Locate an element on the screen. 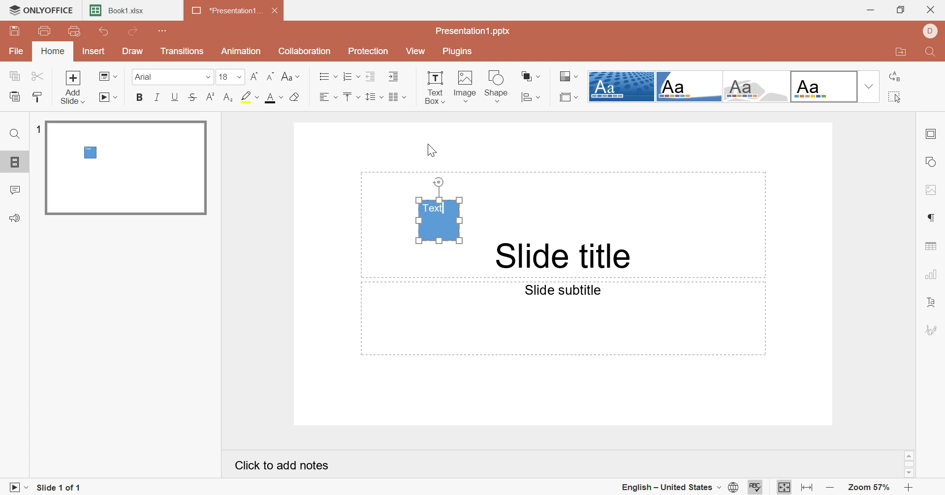 The image size is (945, 495). Insert is located at coordinates (94, 54).